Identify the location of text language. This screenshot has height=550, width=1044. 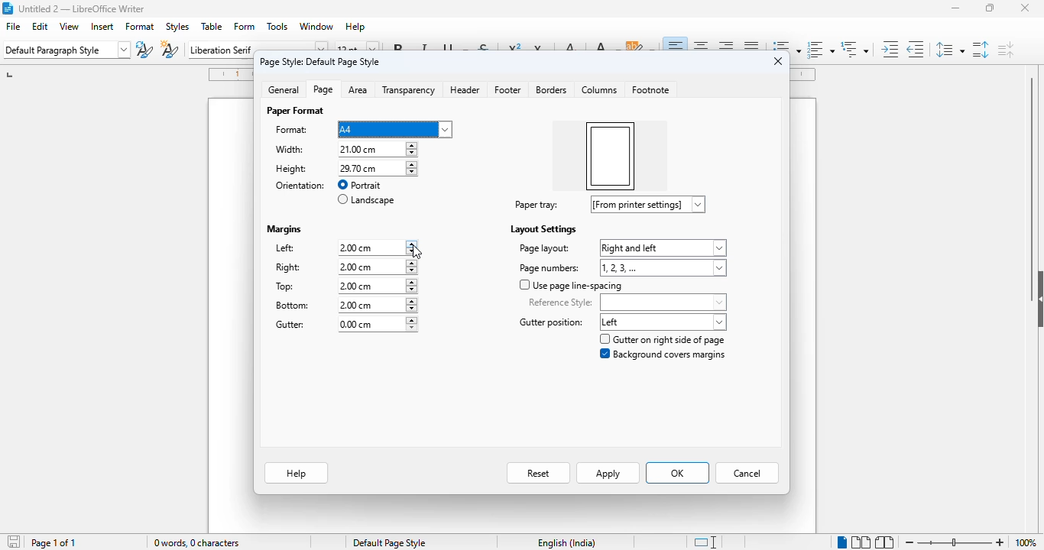
(566, 542).